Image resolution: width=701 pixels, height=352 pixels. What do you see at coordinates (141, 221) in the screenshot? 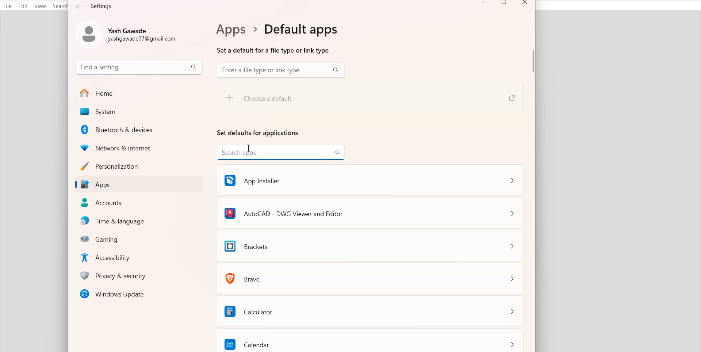
I see `Time & Language` at bounding box center [141, 221].